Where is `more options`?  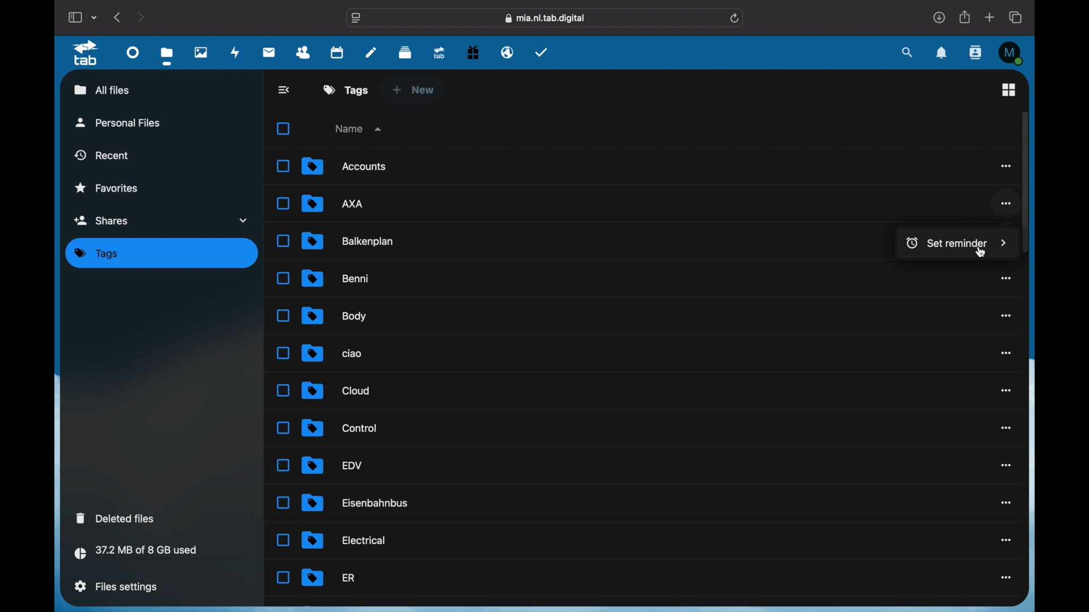 more options is located at coordinates (1007, 277).